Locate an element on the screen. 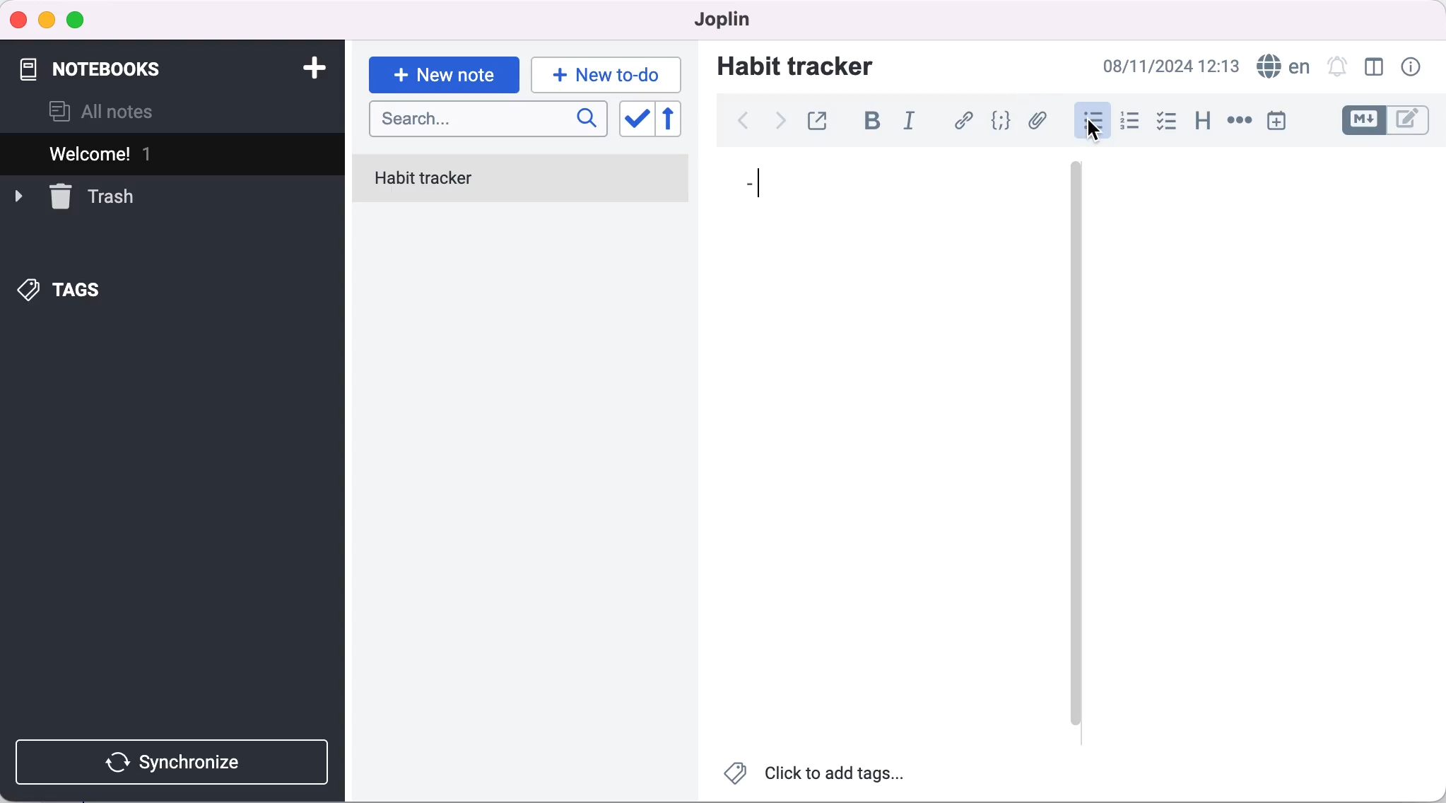  blank canvas is located at coordinates (886, 449).